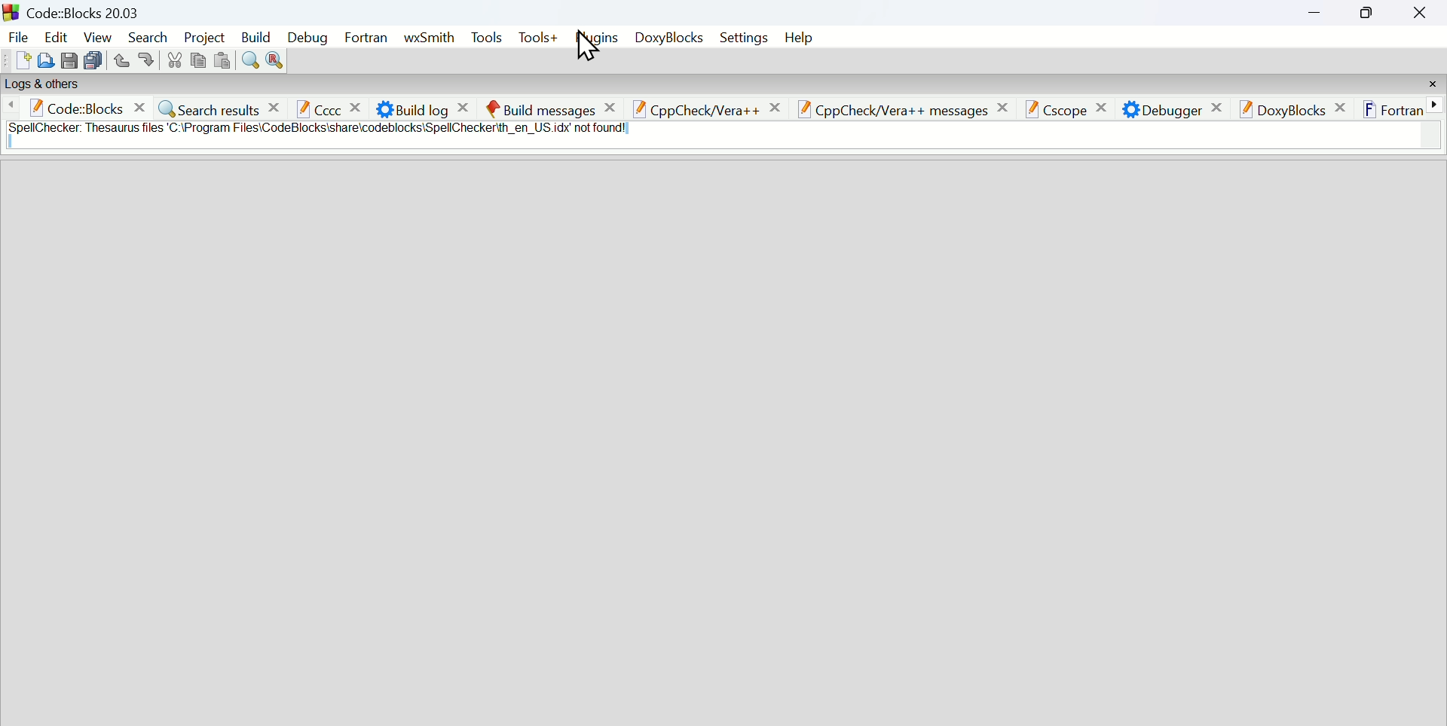 The image size is (1447, 726). Describe the element at coordinates (56, 36) in the screenshot. I see `Edit` at that location.